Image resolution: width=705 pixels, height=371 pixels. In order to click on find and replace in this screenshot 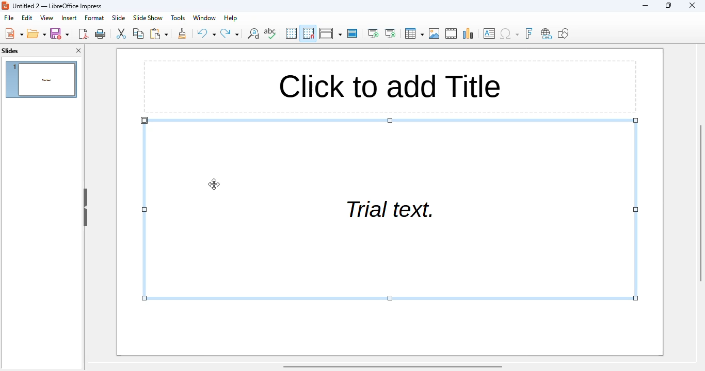, I will do `click(252, 33)`.